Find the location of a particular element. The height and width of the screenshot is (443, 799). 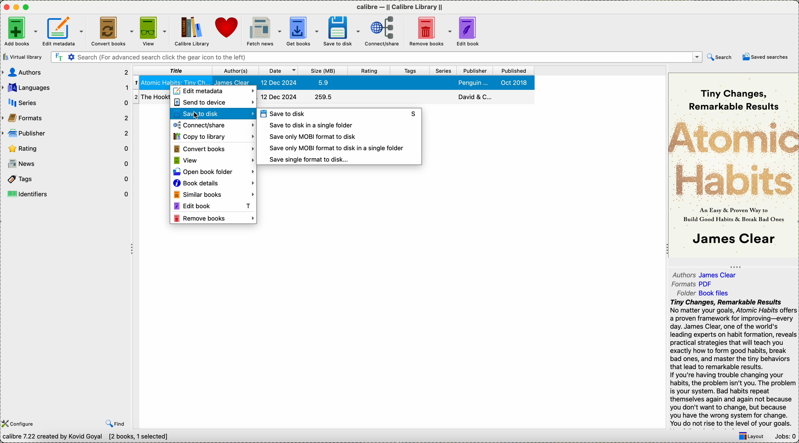

copy to library is located at coordinates (213, 136).